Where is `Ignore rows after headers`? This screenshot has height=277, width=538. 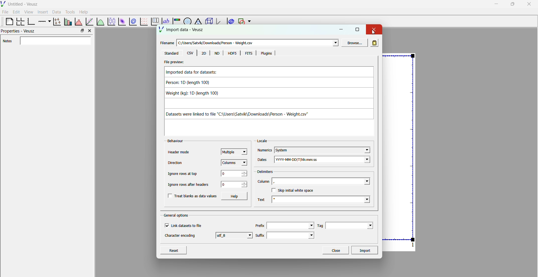
Ignore rows after headers is located at coordinates (190, 184).